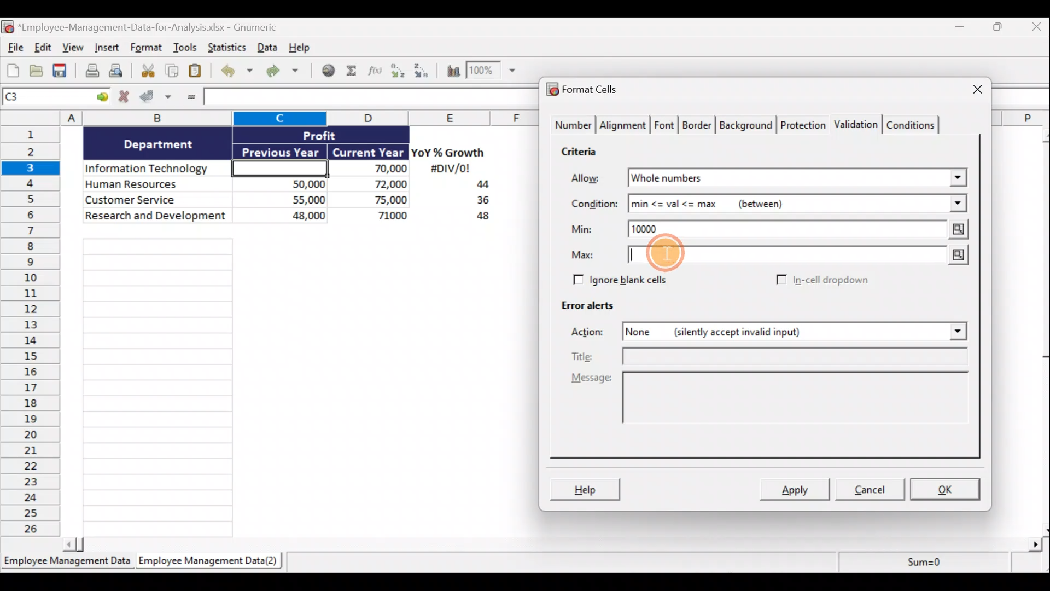 The width and height of the screenshot is (1050, 591). I want to click on Background, so click(749, 125).